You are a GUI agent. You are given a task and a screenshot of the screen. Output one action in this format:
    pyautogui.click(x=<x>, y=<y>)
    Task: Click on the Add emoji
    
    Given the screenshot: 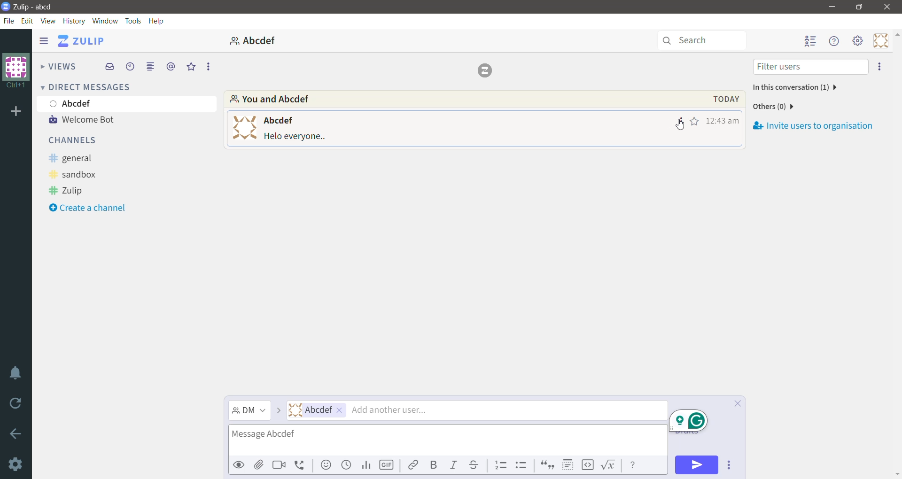 What is the action you would take?
    pyautogui.click(x=327, y=464)
    